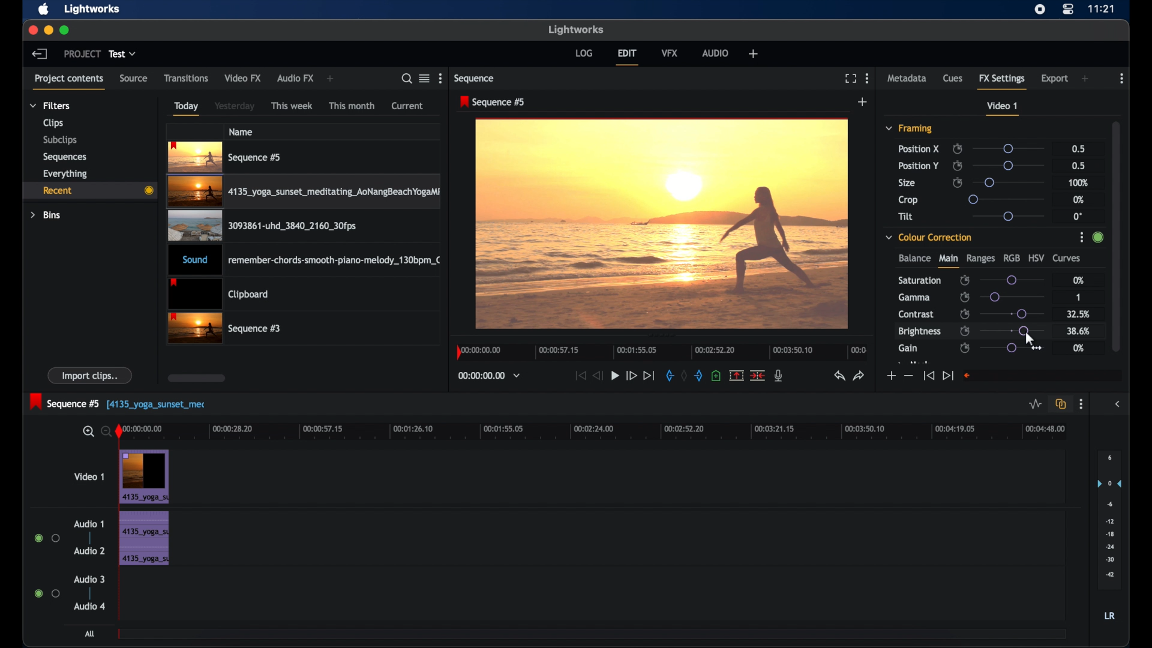 This screenshot has width=1152, height=648. Describe the element at coordinates (68, 81) in the screenshot. I see `project contents` at that location.